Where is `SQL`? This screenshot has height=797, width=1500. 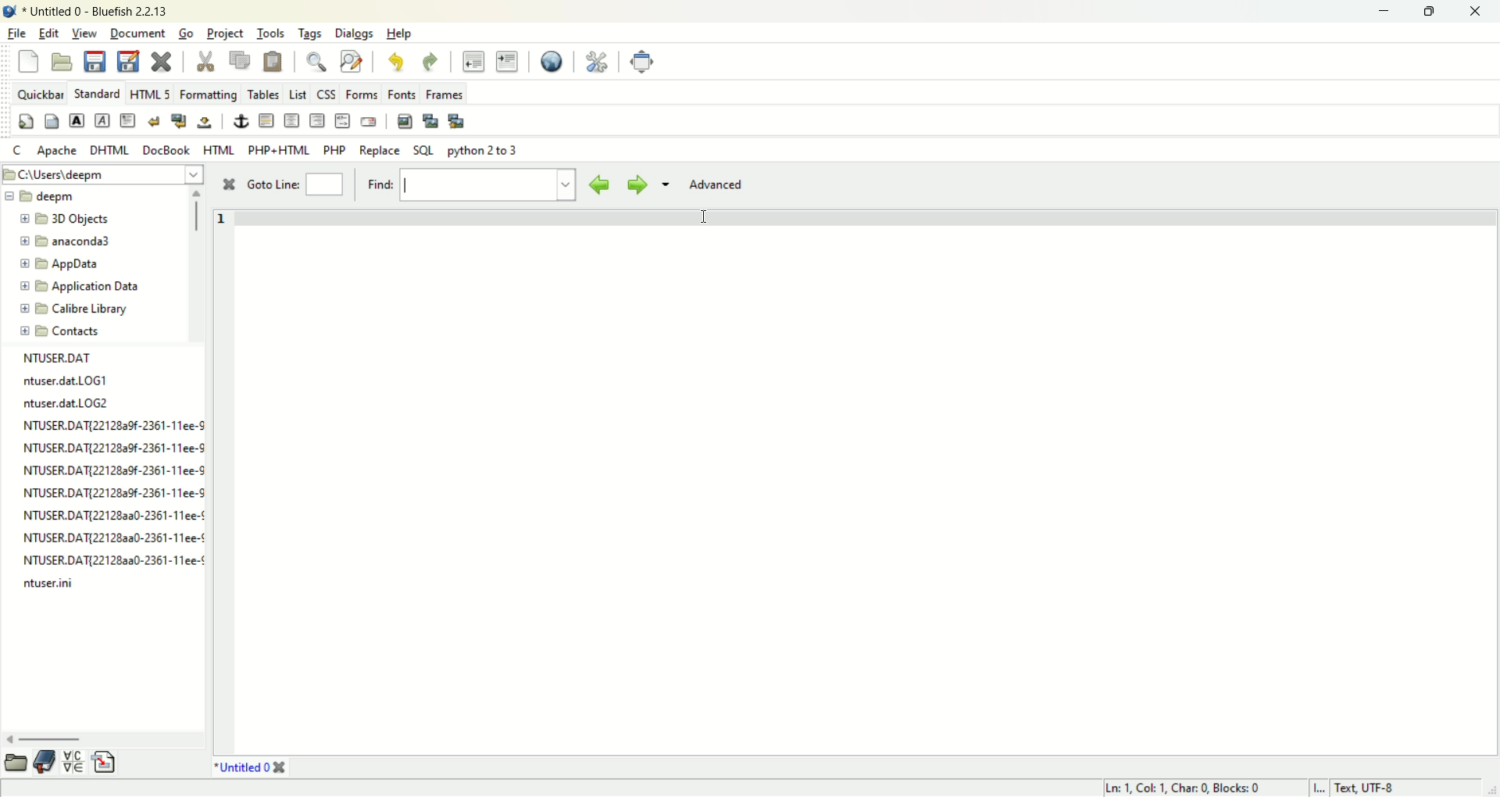 SQL is located at coordinates (423, 151).